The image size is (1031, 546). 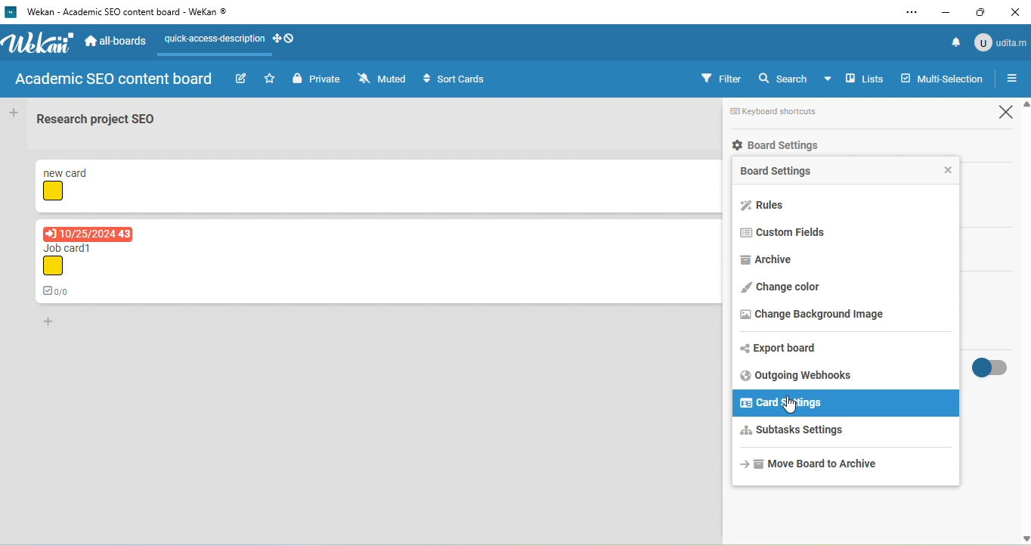 What do you see at coordinates (910, 14) in the screenshot?
I see `settings and more` at bounding box center [910, 14].